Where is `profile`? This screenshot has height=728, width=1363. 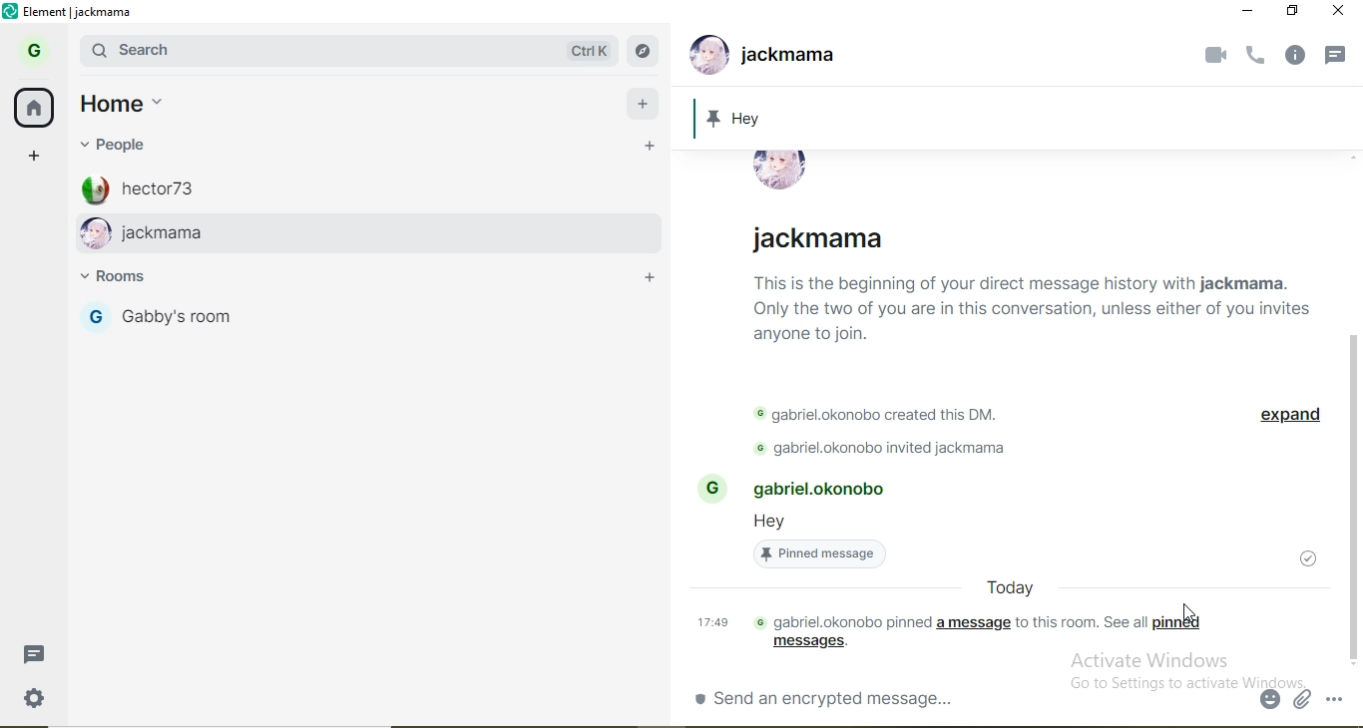
profile is located at coordinates (31, 55).